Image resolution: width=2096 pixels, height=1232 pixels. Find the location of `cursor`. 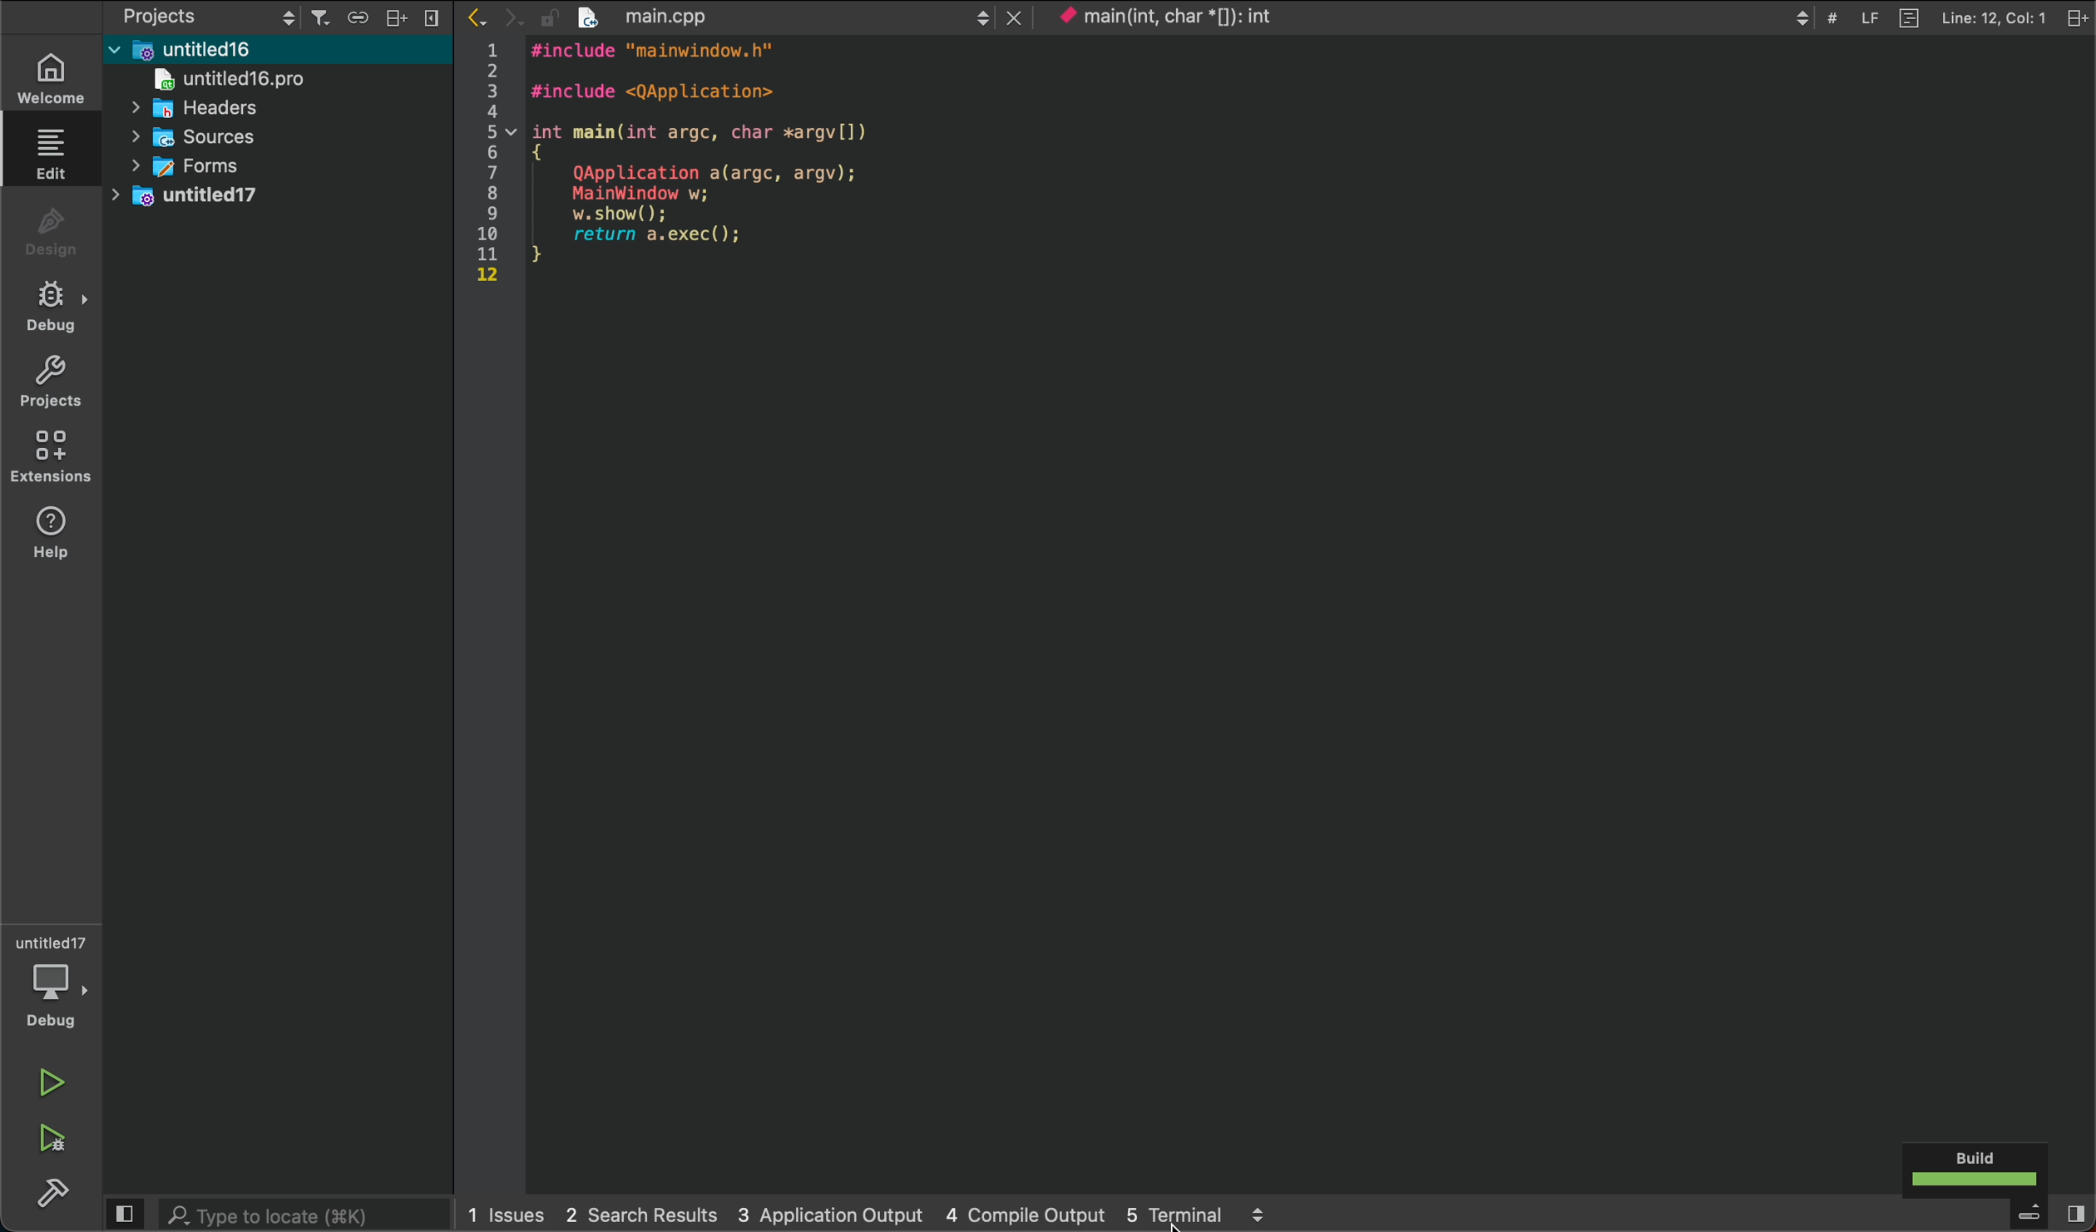

cursor is located at coordinates (1173, 1221).